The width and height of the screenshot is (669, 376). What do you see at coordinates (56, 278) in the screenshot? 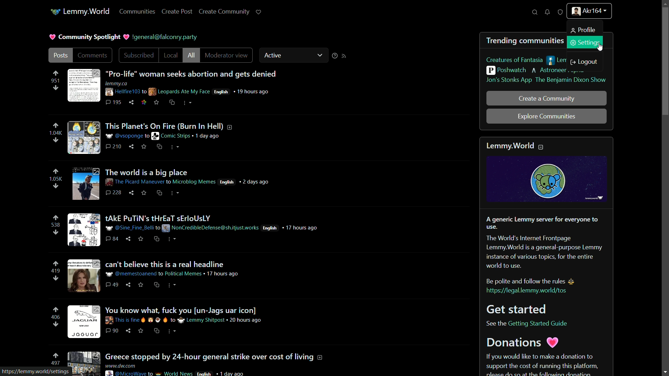
I see `downvote` at bounding box center [56, 278].